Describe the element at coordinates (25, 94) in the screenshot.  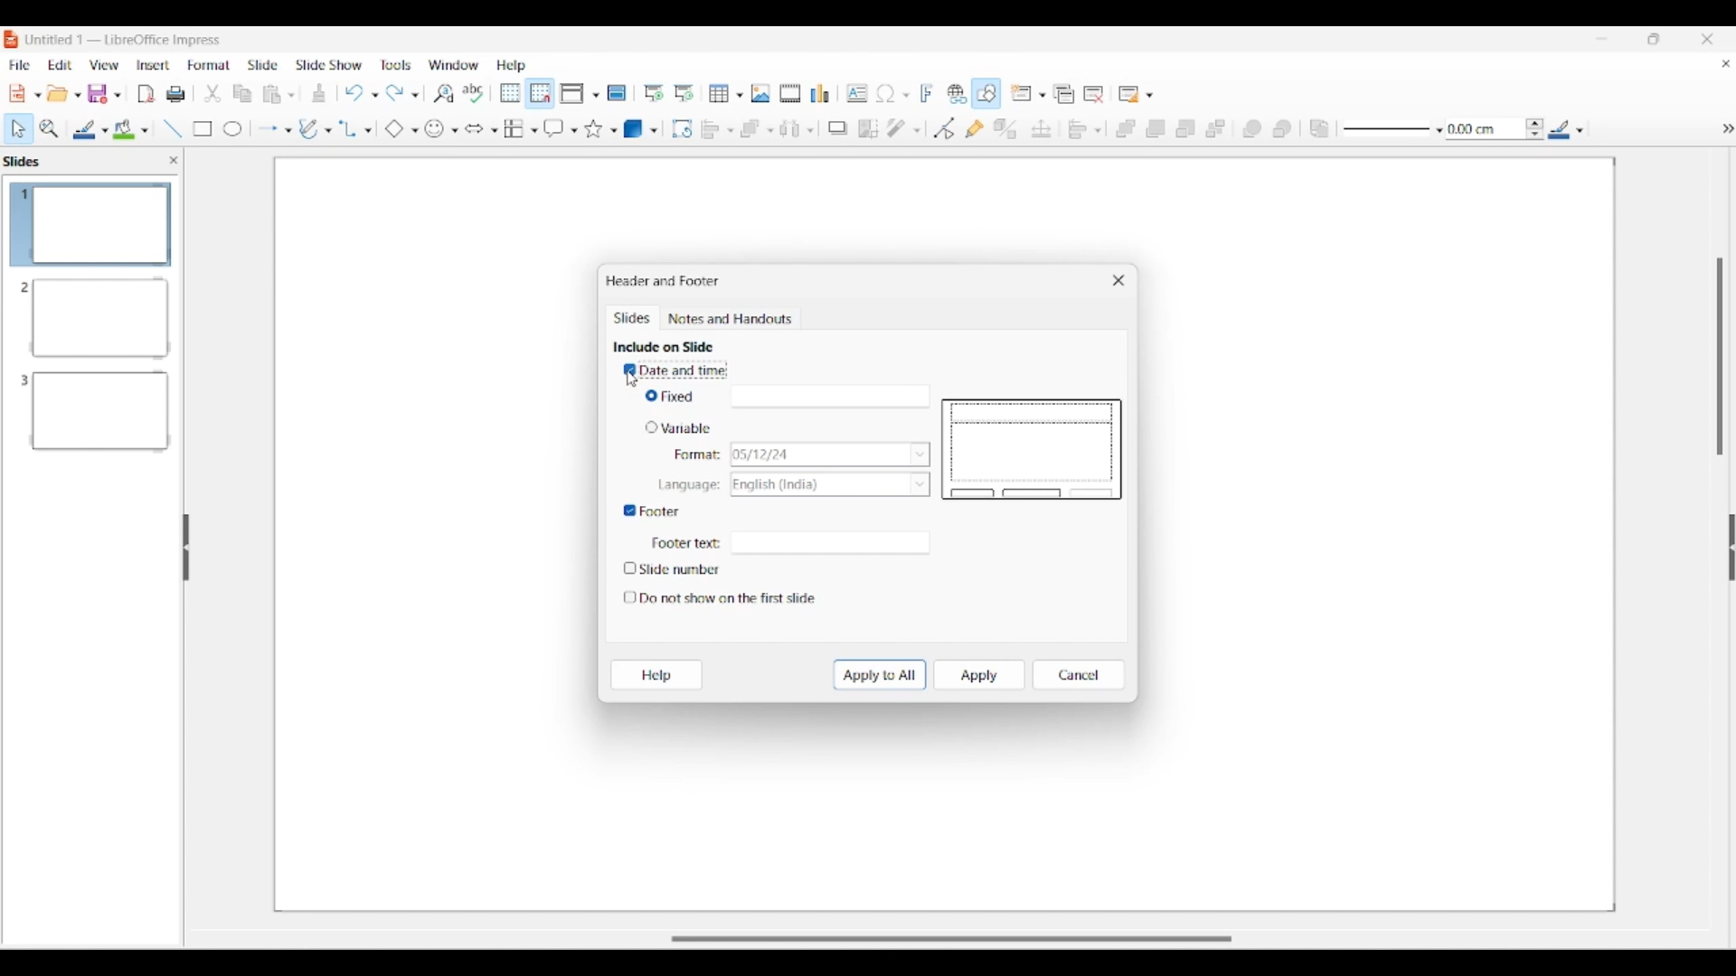
I see `New document options` at that location.